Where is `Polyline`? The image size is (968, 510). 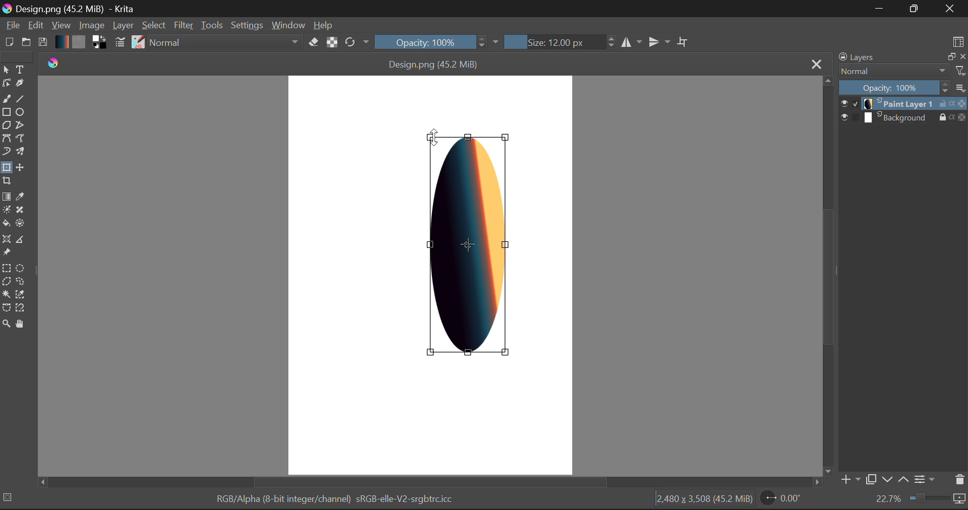 Polyline is located at coordinates (21, 126).